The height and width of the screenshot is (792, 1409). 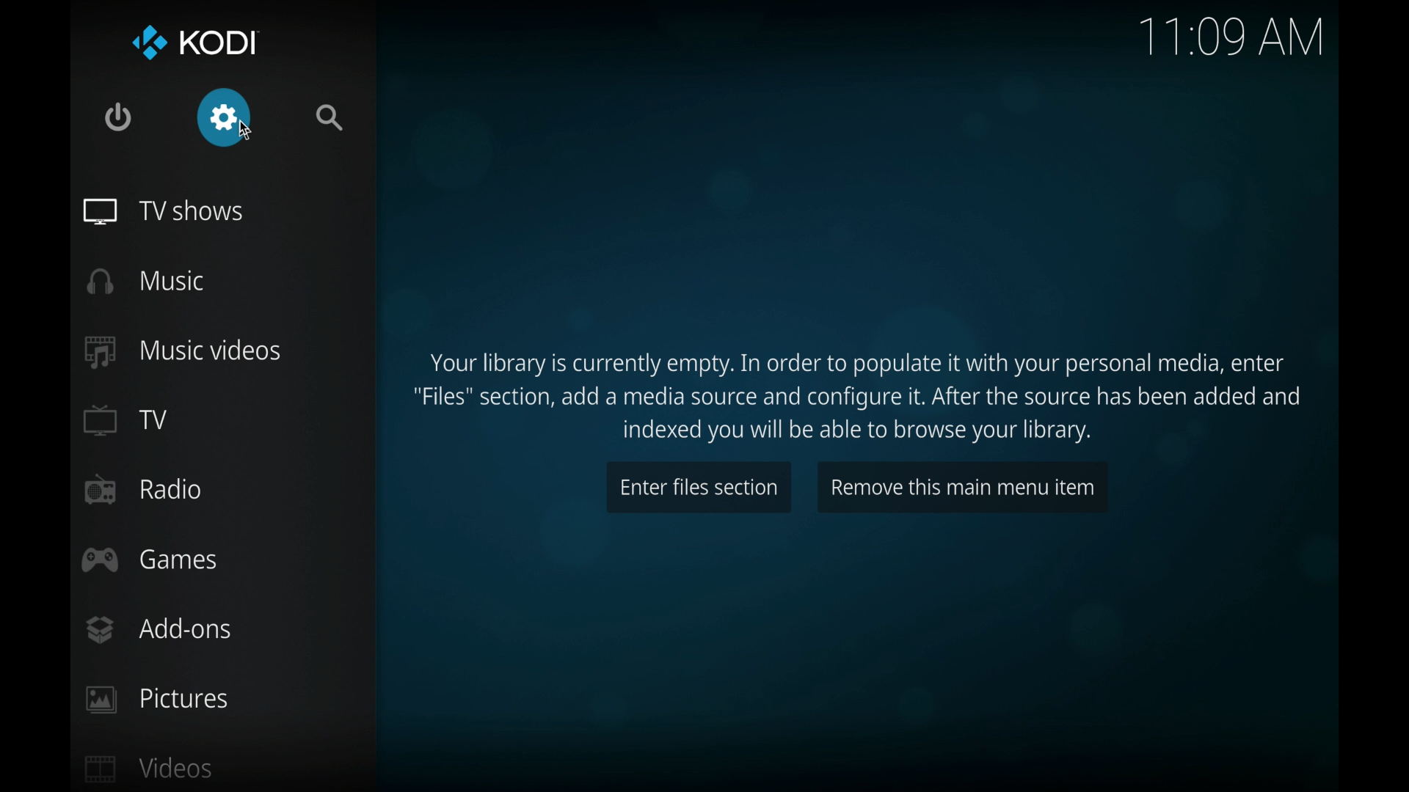 I want to click on settings, so click(x=225, y=117).